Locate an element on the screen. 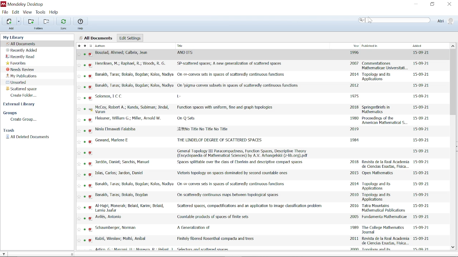 The height and width of the screenshot is (257, 458). Banakh, Taras; Bokalo, Bogdan On scatteredly continuous maps between topological spaces. 2010 Topology and its Applications 15-09-21 is located at coordinates (260, 196).